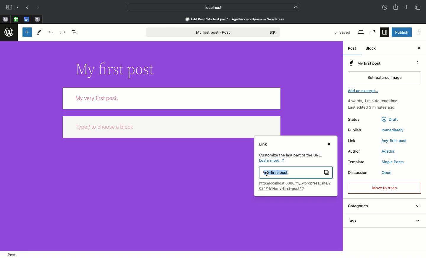  What do you see at coordinates (290, 158) in the screenshot?
I see `Customize the last part of the URL` at bounding box center [290, 158].